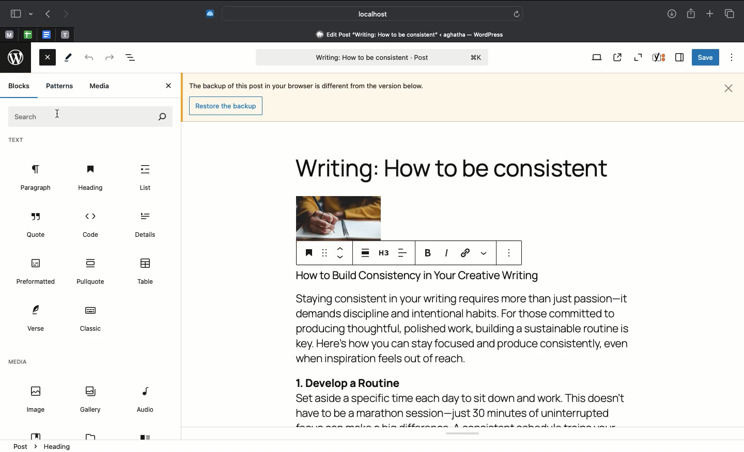  I want to click on Save, so click(705, 57).